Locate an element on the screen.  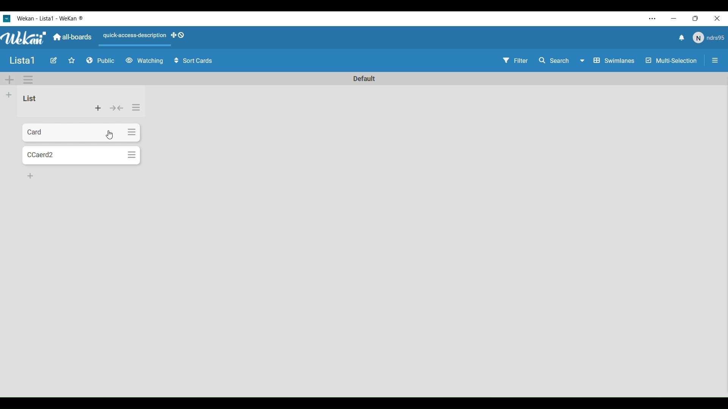
Multi Selection is located at coordinates (670, 61).